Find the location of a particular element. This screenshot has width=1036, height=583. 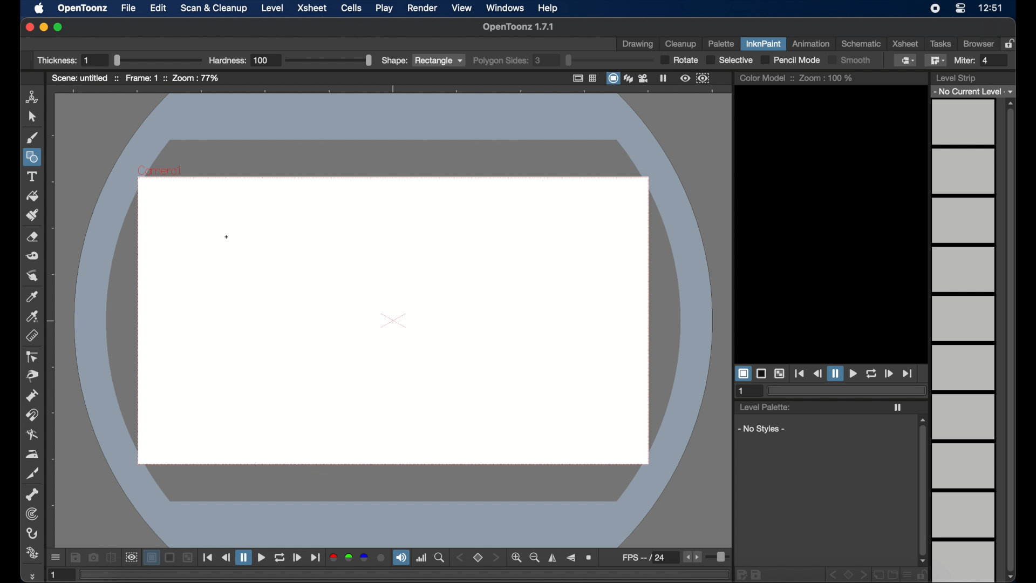

loop is located at coordinates (871, 374).